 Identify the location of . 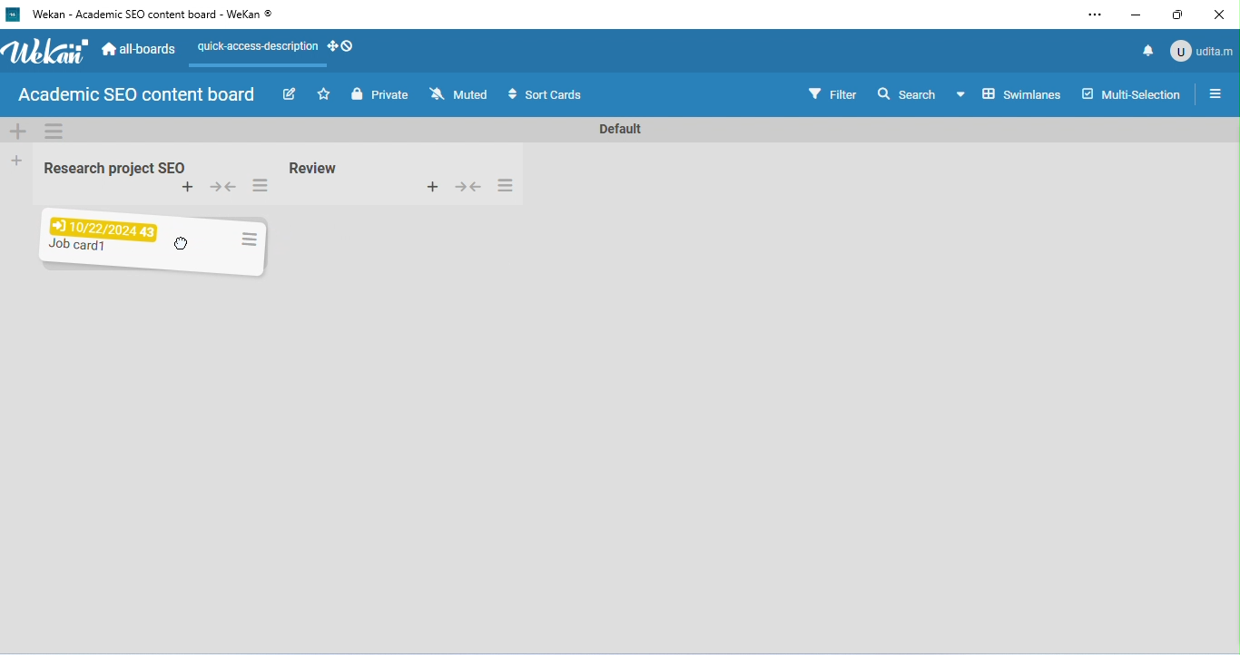
(467, 185).